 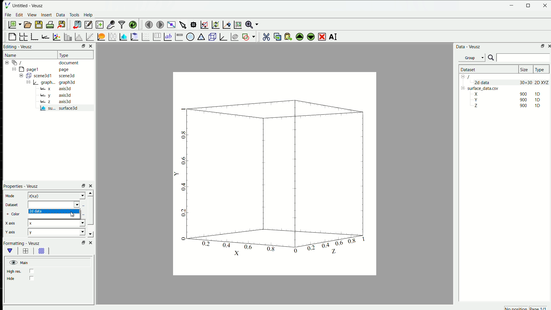 What do you see at coordinates (122, 25) in the screenshot?
I see `filter data` at bounding box center [122, 25].